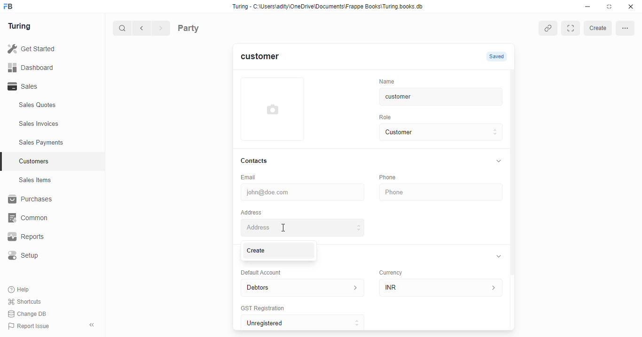 This screenshot has height=337, width=642. I want to click on maximise, so click(611, 7).